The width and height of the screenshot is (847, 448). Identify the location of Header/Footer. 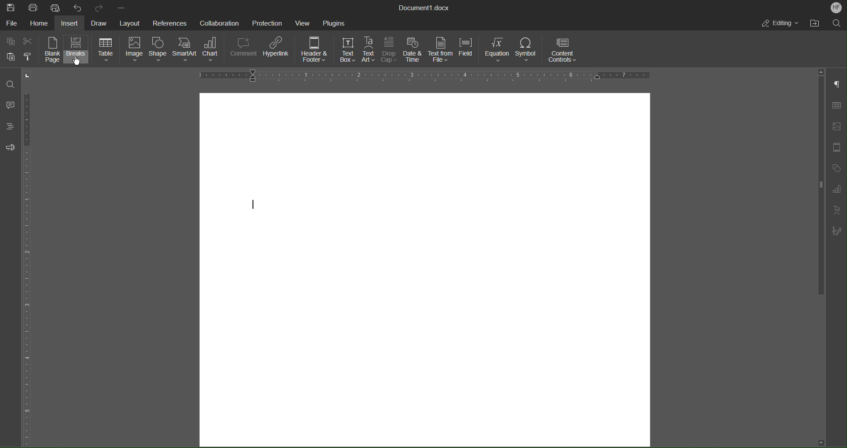
(836, 147).